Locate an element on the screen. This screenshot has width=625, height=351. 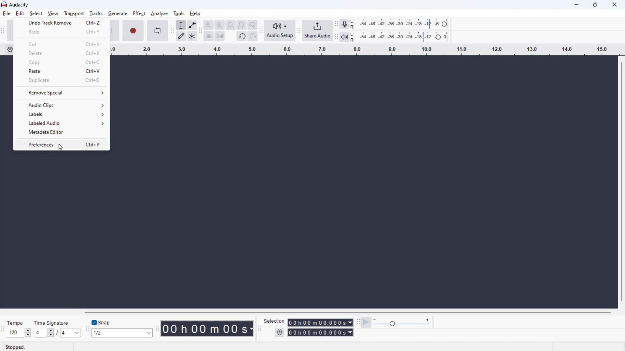
labeled audio is located at coordinates (61, 123).